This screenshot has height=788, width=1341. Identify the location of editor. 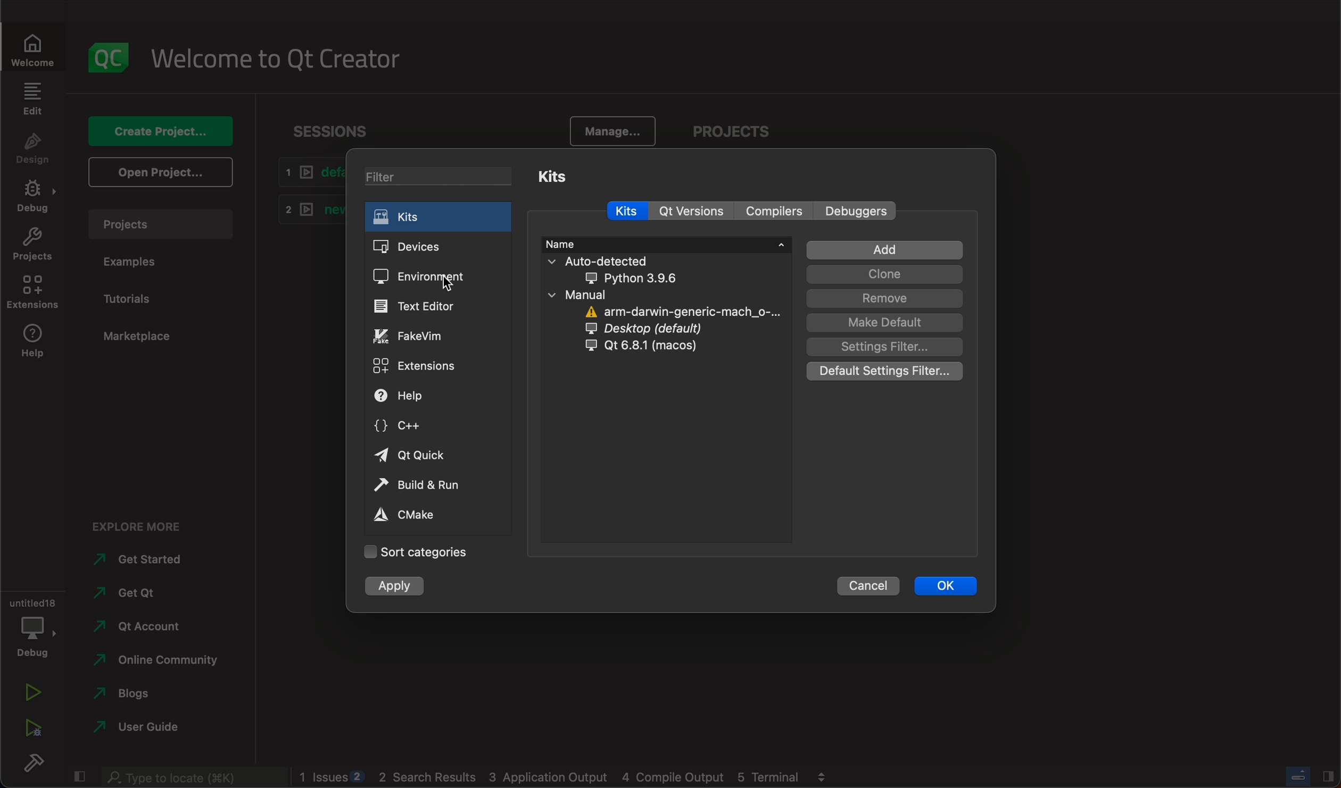
(421, 307).